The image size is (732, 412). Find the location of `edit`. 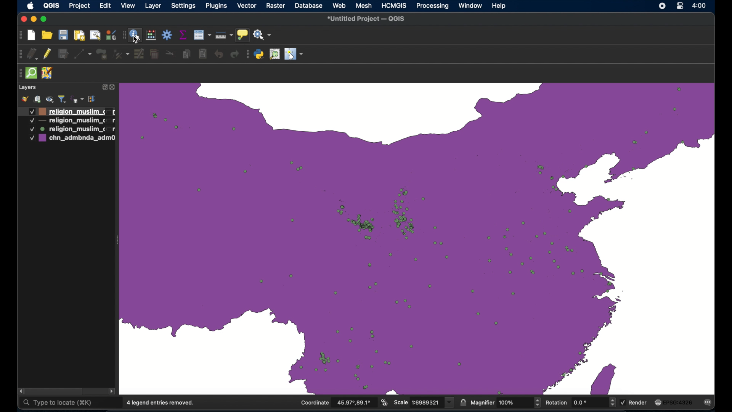

edit is located at coordinates (105, 6).